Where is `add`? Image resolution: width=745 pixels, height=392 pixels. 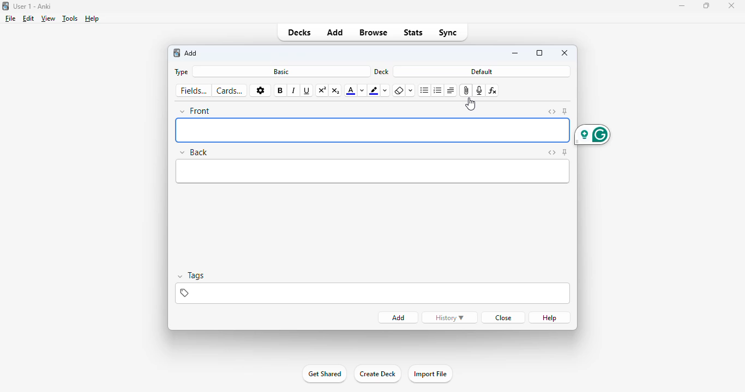
add is located at coordinates (335, 33).